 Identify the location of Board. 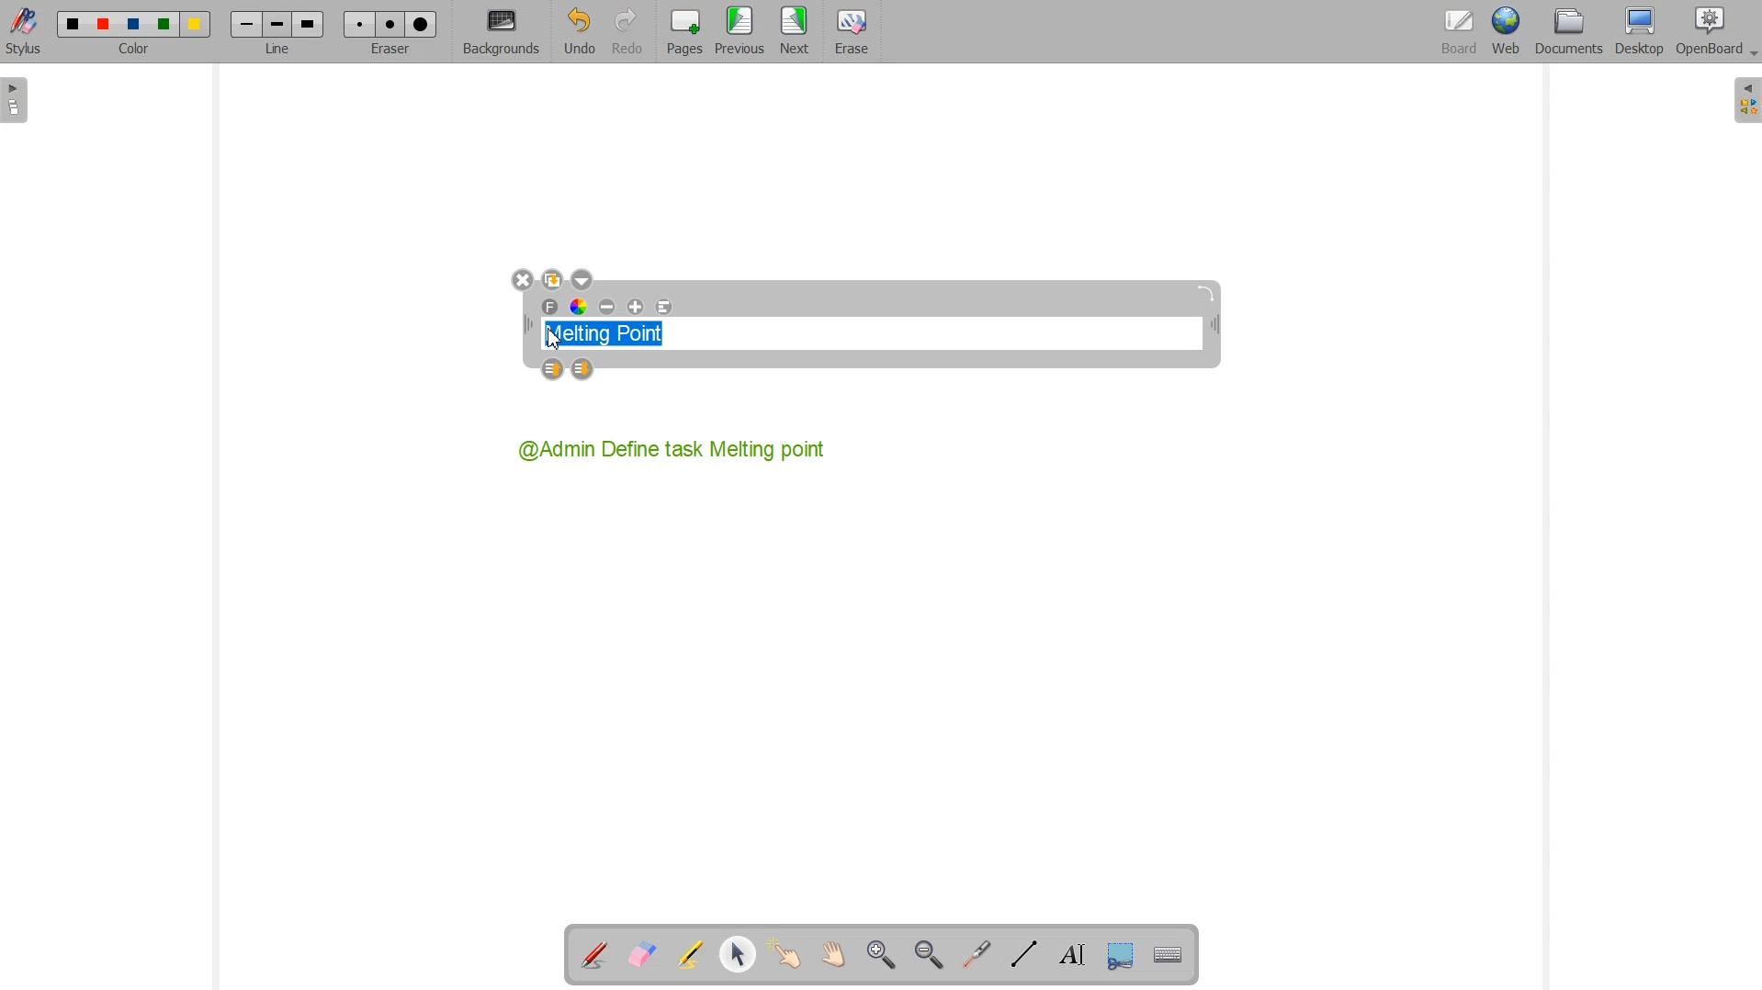
(1456, 33).